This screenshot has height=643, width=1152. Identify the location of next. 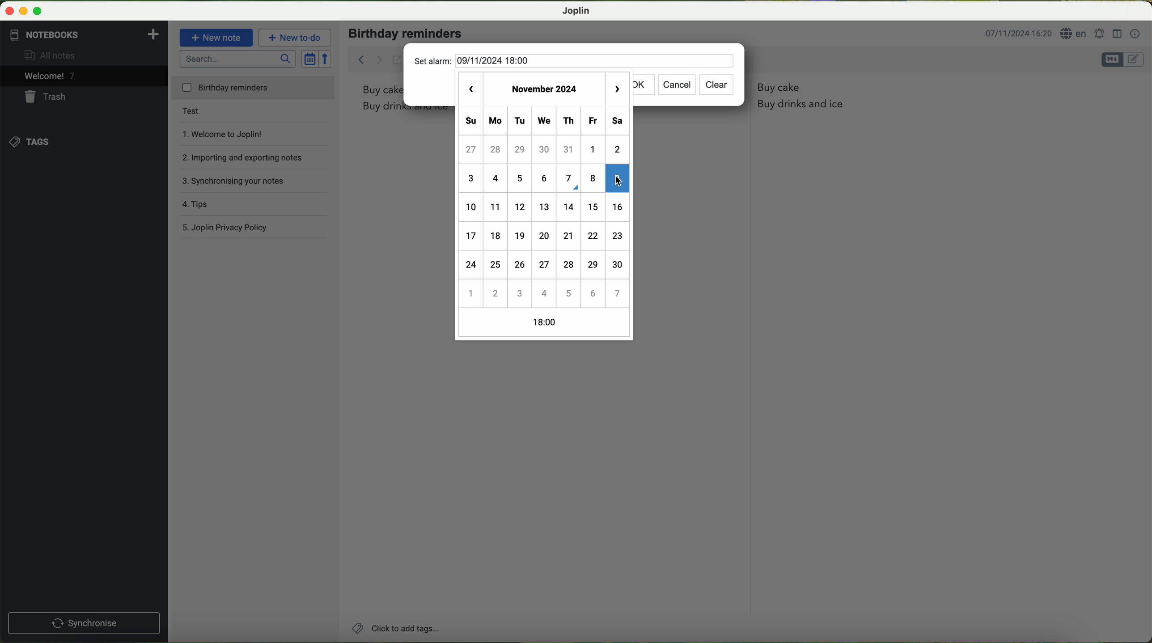
(613, 86).